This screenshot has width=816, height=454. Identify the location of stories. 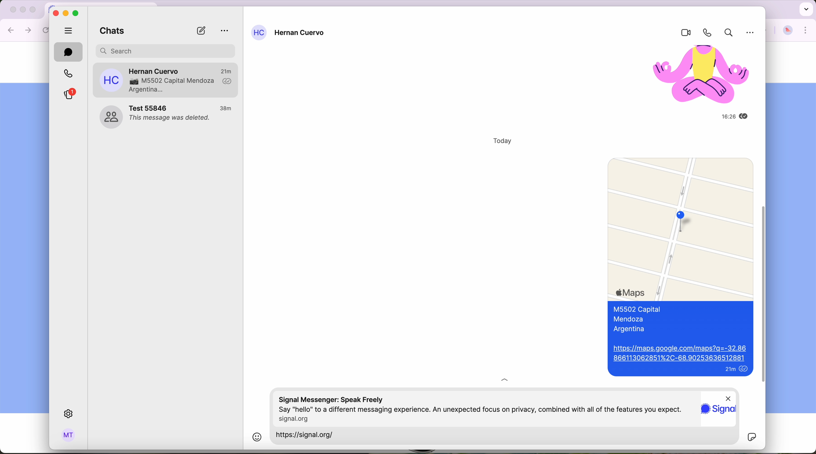
(68, 94).